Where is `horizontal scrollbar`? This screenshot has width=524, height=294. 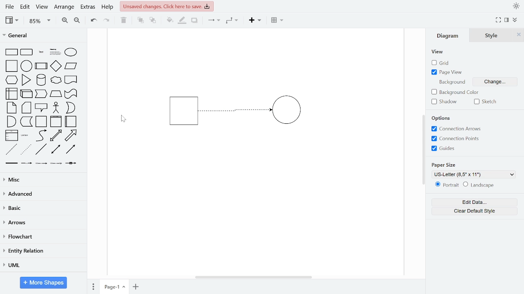
horizontal scrollbar is located at coordinates (255, 277).